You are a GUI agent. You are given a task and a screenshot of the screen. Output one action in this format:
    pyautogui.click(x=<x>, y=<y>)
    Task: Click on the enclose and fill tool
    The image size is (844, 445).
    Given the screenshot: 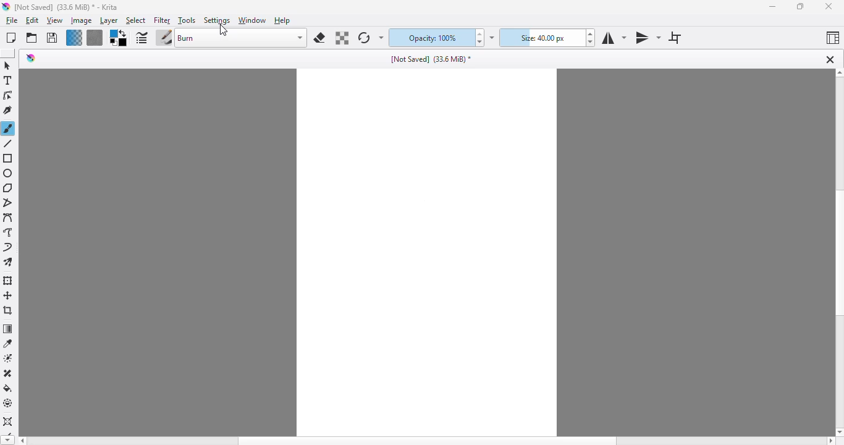 What is the action you would take?
    pyautogui.click(x=8, y=403)
    